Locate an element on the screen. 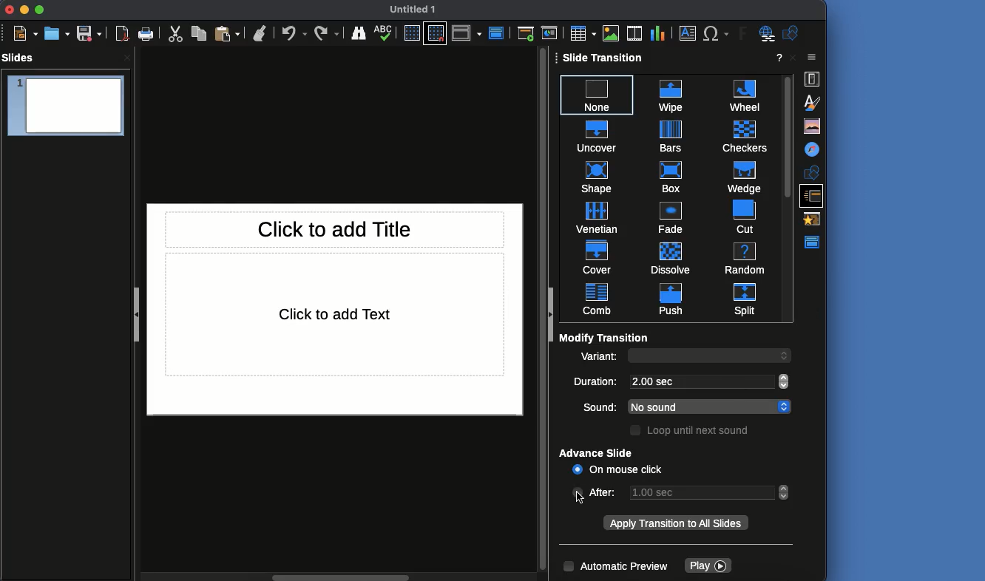 This screenshot has width=985, height=581. Minimize is located at coordinates (26, 10).